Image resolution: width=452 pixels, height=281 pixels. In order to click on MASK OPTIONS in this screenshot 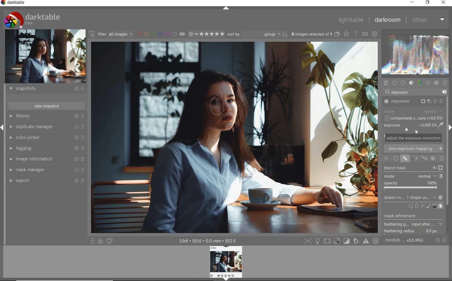, I will do `click(418, 158)`.